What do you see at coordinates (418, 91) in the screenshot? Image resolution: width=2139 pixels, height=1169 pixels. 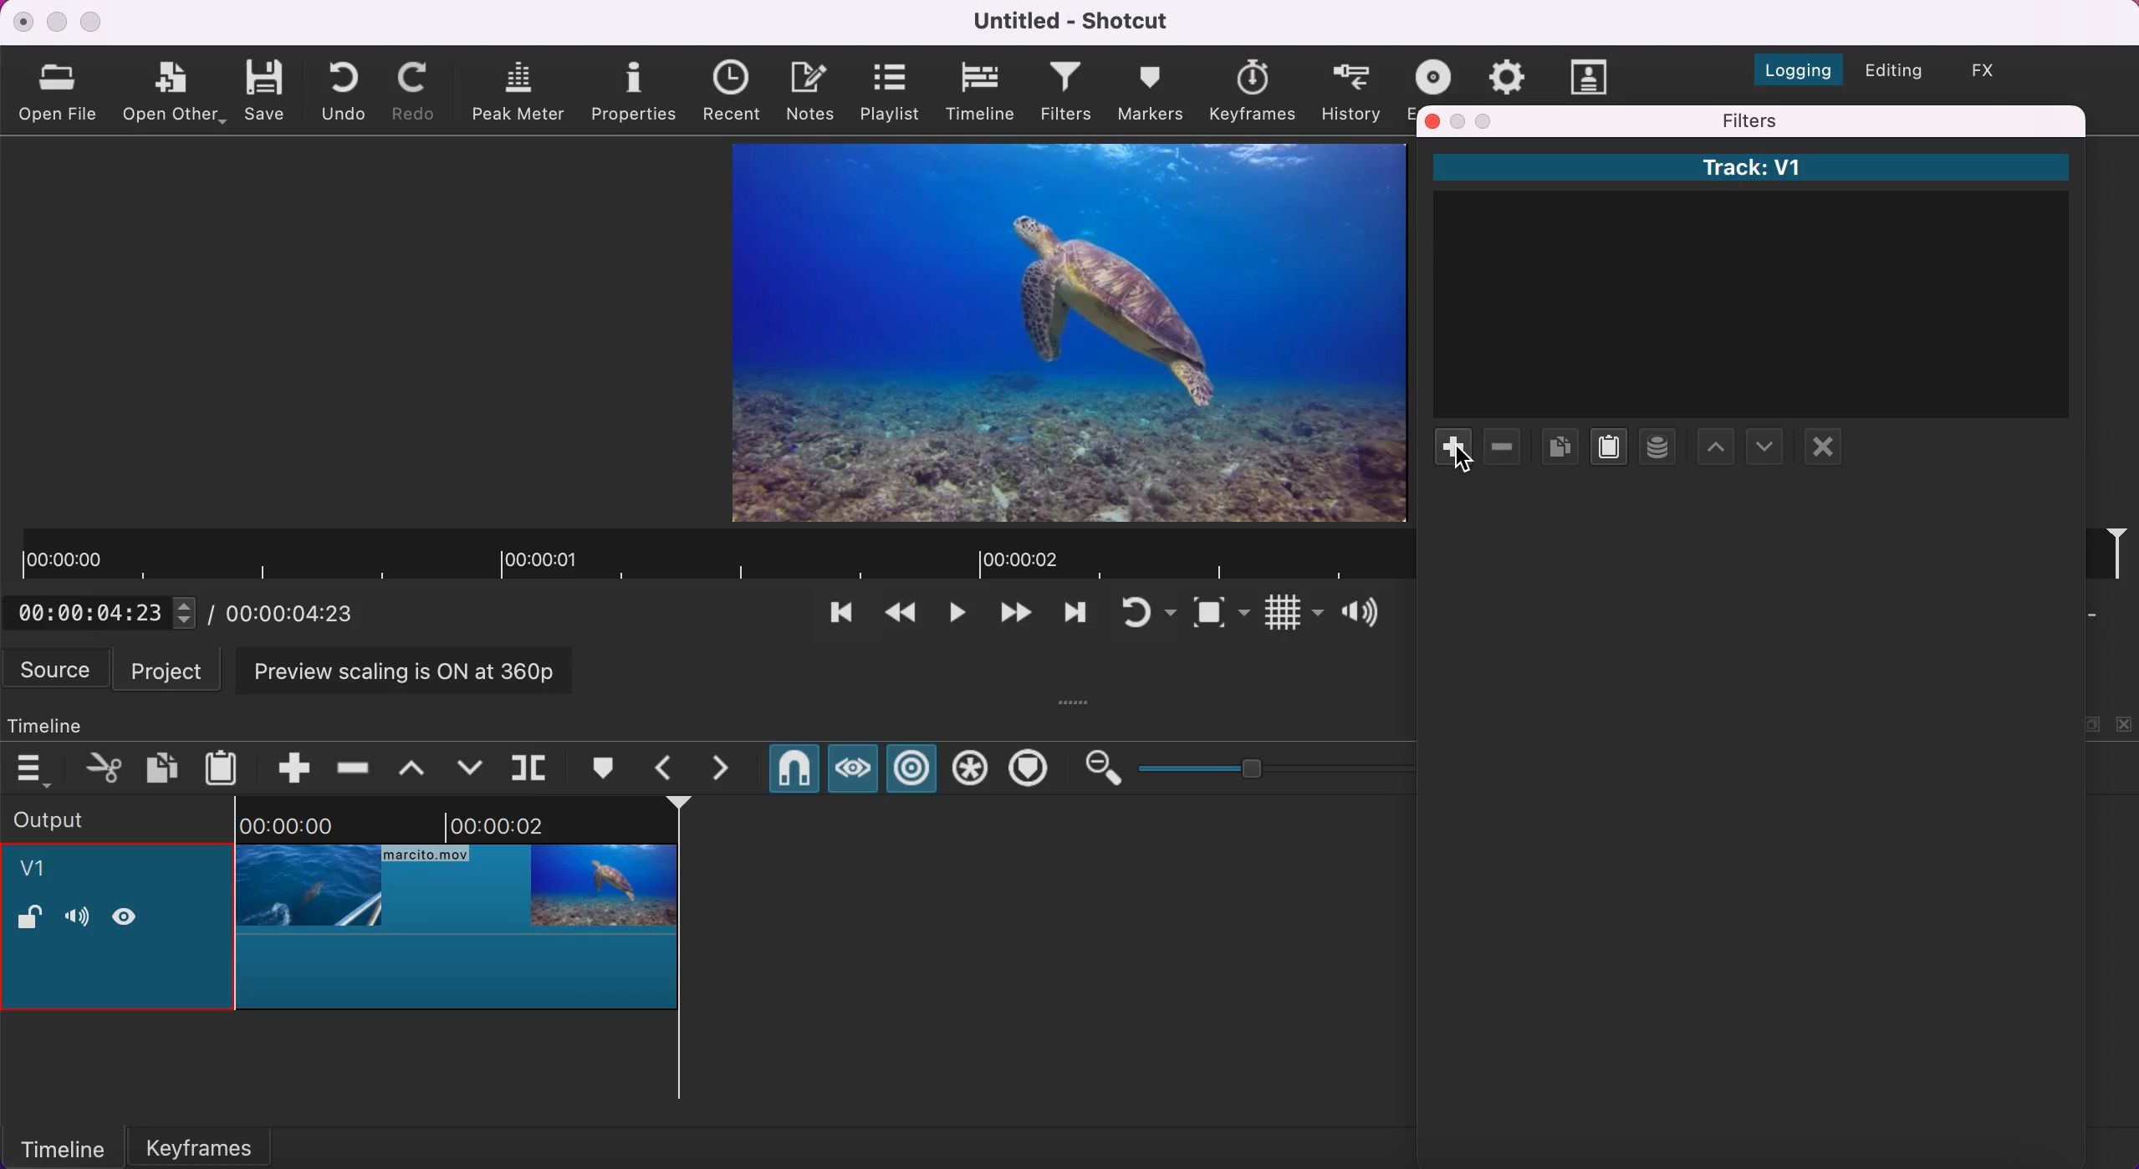 I see `redo` at bounding box center [418, 91].